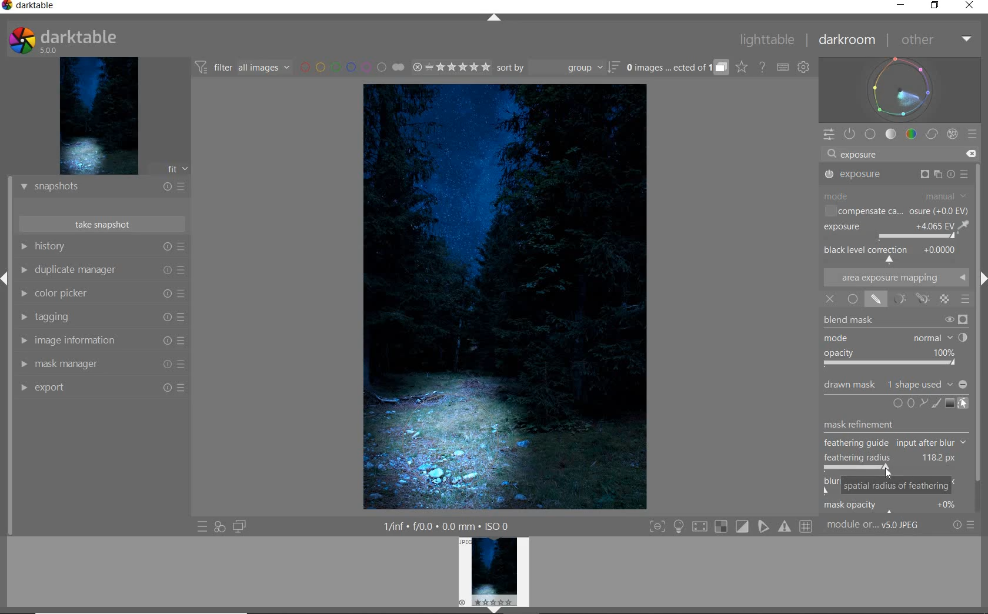  I want to click on MASK MANAGER, so click(101, 365).